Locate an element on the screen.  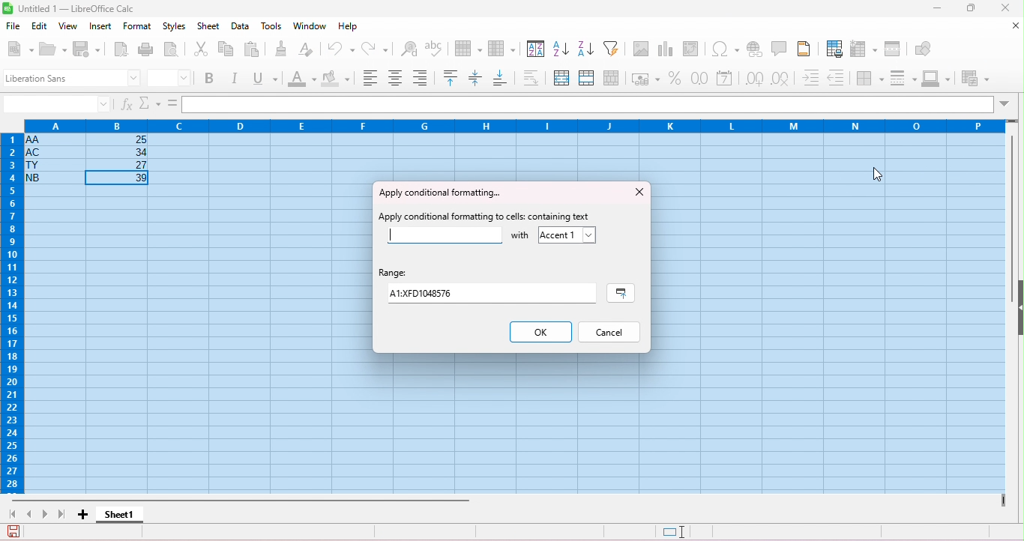
save is located at coordinates (87, 48).